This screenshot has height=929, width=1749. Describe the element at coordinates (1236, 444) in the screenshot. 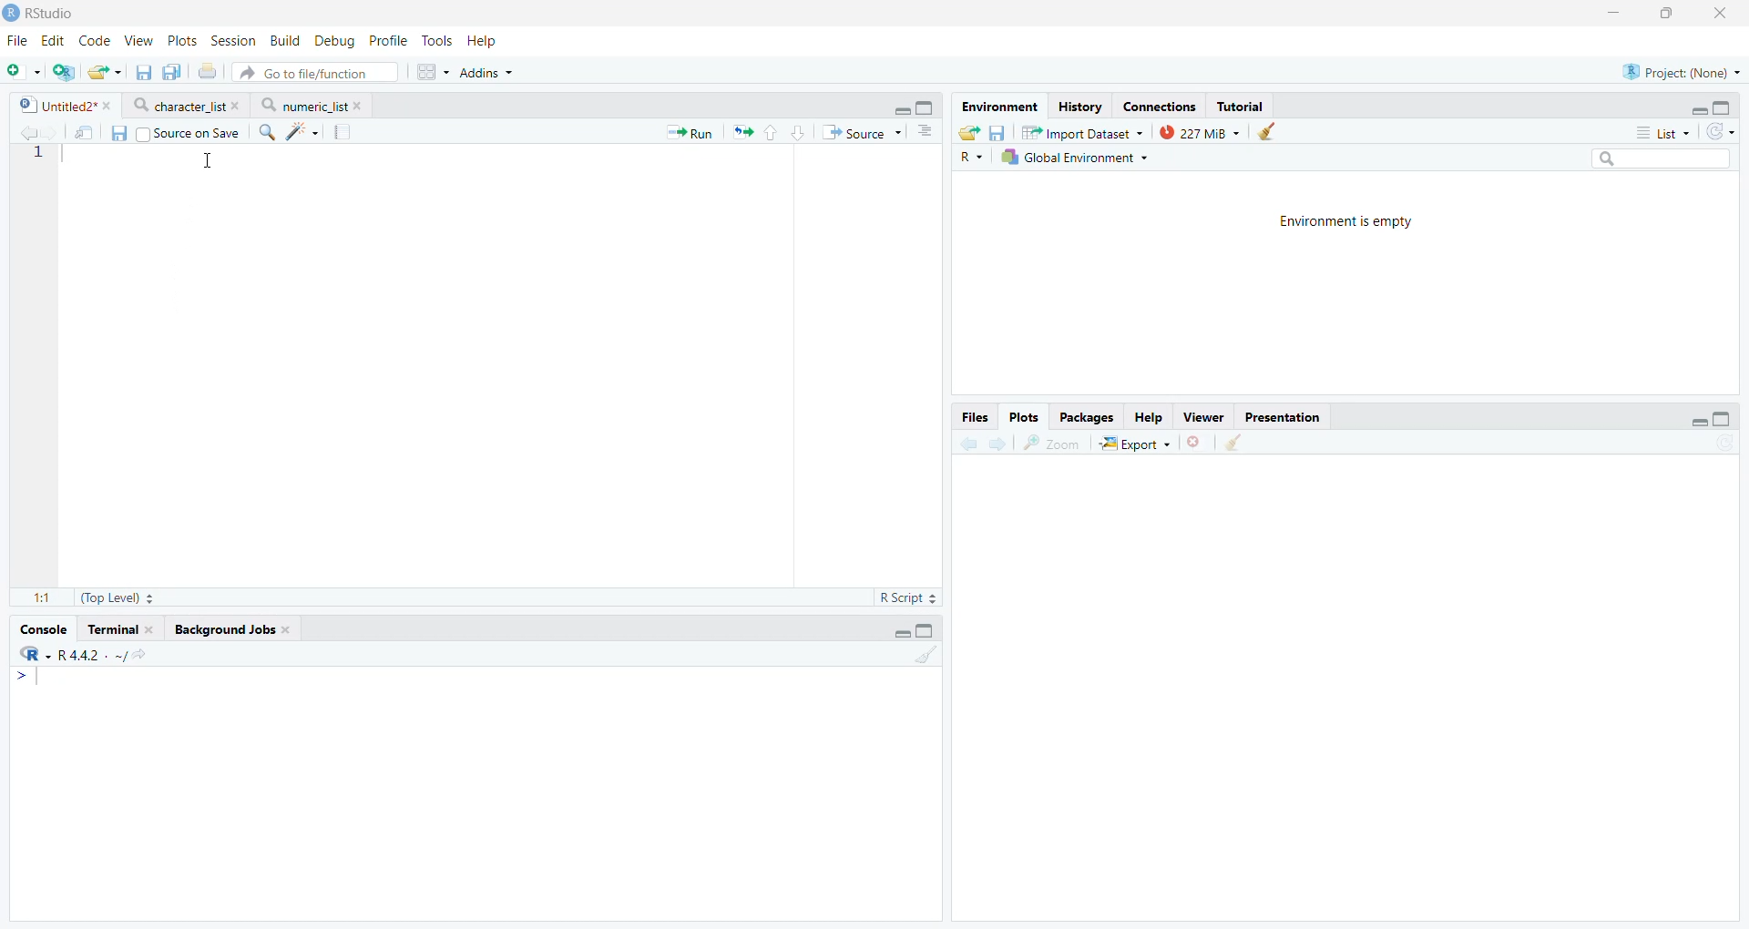

I see `Clear` at that location.